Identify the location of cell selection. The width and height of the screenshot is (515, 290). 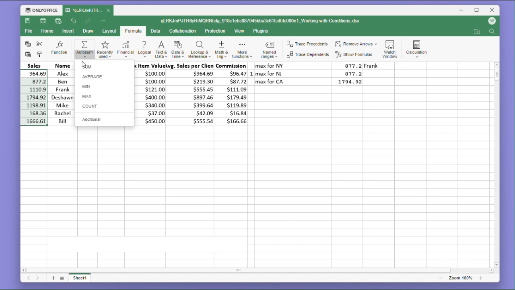
(34, 98).